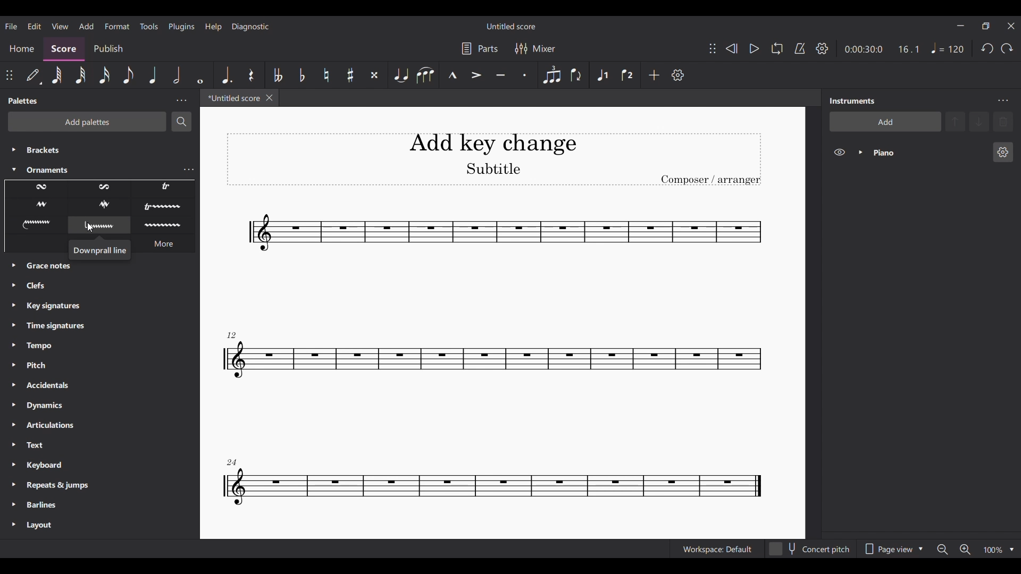 Image resolution: width=1021 pixels, height=574 pixels. What do you see at coordinates (227, 75) in the screenshot?
I see `Augmentation dot` at bounding box center [227, 75].